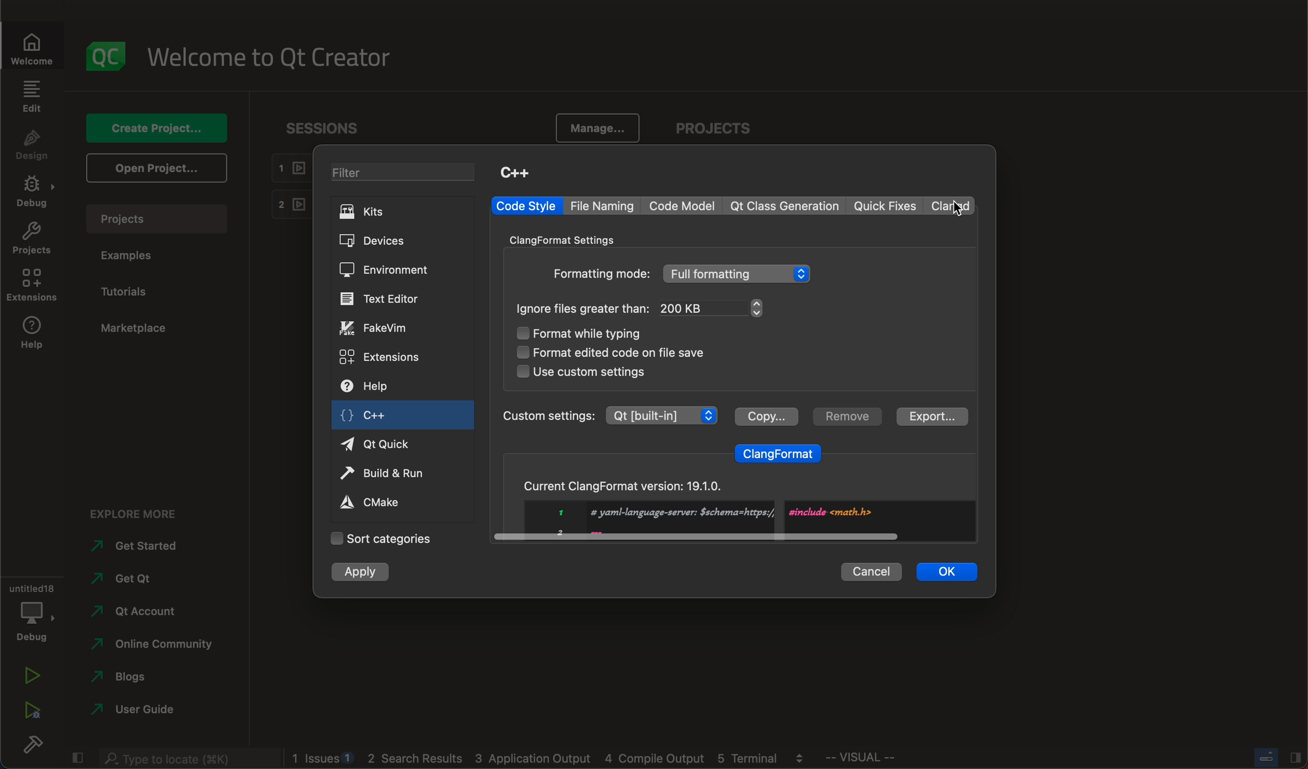 This screenshot has height=769, width=1308. What do you see at coordinates (78, 758) in the screenshot?
I see `close slide bar` at bounding box center [78, 758].